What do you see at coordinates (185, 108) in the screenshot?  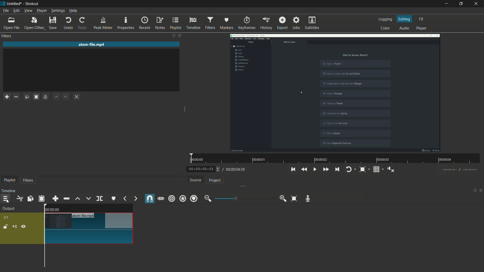 I see `expand` at bounding box center [185, 108].